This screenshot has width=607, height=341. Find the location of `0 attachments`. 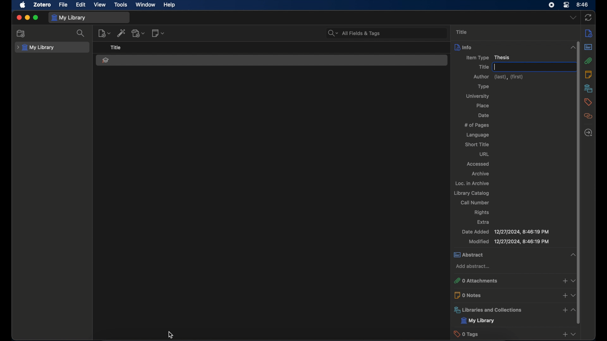

0 attachments is located at coordinates (504, 281).